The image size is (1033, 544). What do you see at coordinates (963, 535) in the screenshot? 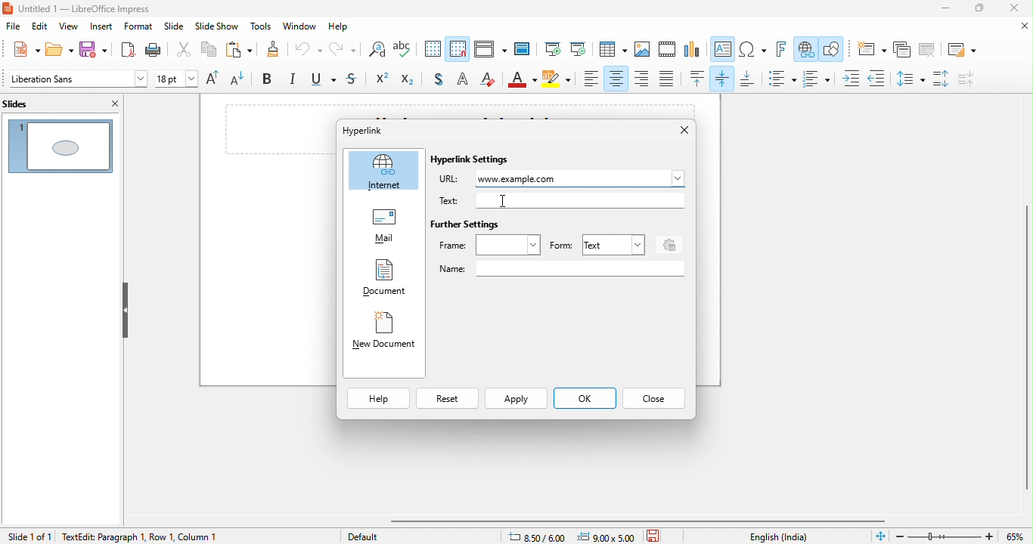
I see `zoom` at bounding box center [963, 535].